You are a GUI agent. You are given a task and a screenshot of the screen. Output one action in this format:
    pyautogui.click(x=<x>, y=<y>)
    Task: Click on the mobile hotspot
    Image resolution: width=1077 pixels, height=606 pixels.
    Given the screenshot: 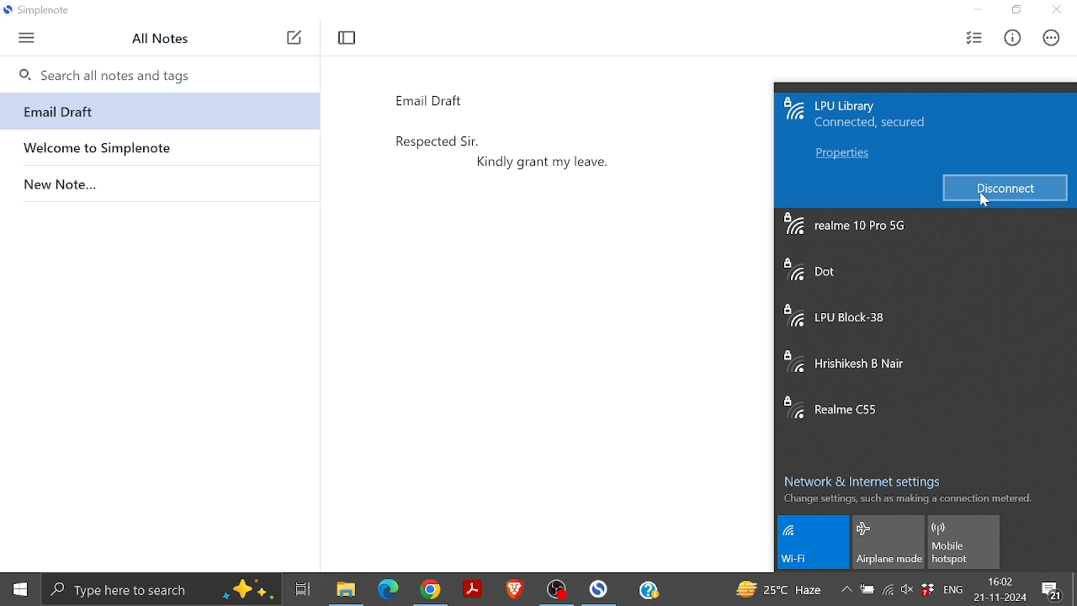 What is the action you would take?
    pyautogui.click(x=963, y=543)
    